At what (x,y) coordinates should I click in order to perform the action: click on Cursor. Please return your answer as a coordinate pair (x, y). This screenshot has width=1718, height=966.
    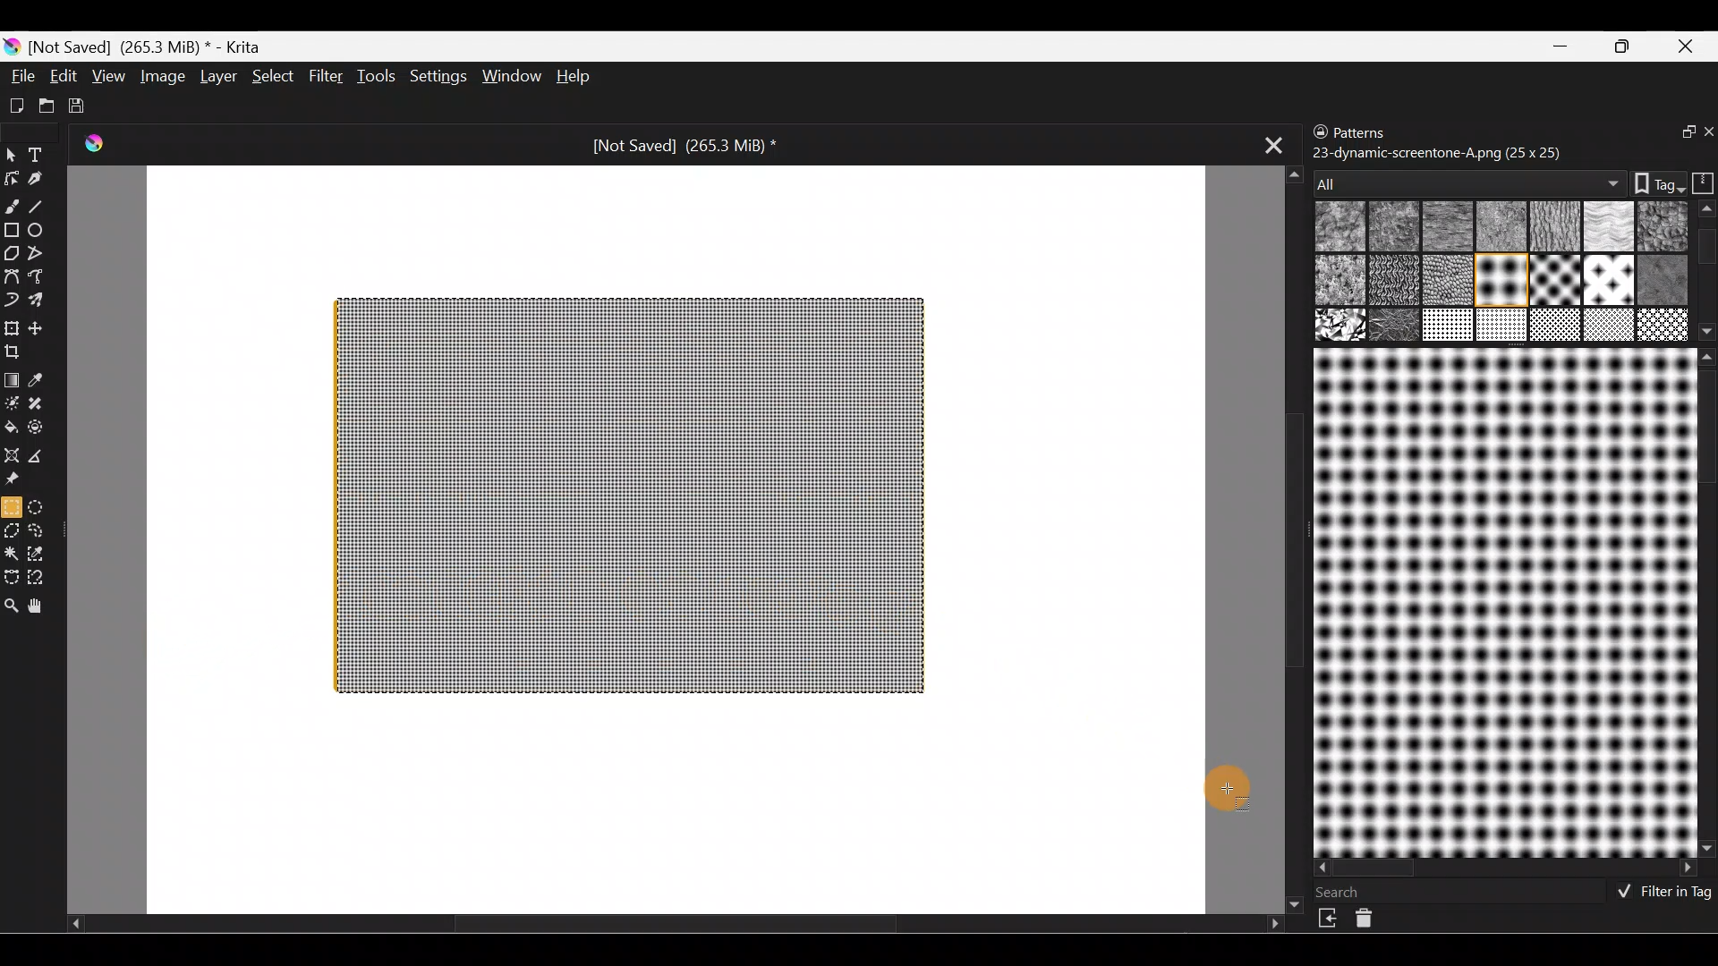
    Looking at the image, I should click on (1229, 794).